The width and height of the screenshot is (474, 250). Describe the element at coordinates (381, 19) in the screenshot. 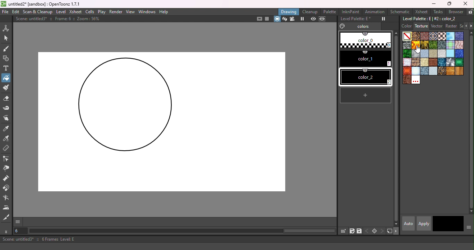

I see `Freeze` at that location.